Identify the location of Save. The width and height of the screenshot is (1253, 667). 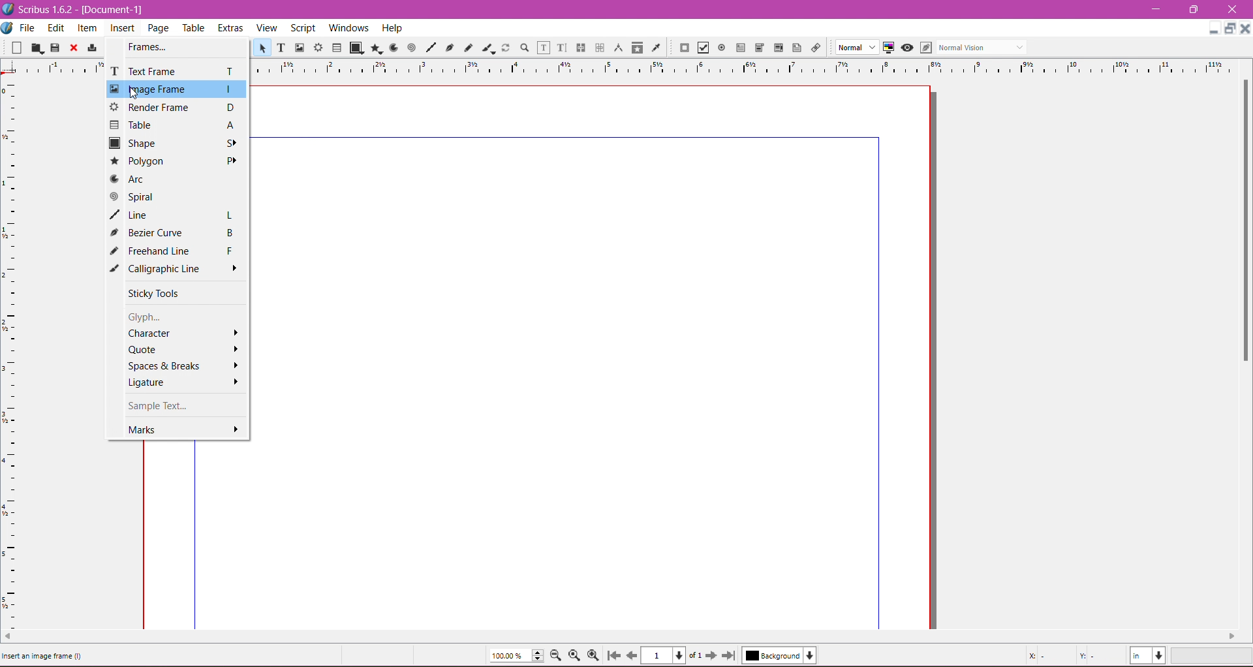
(55, 48).